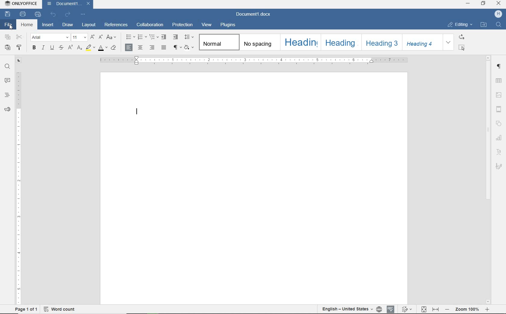  Describe the element at coordinates (68, 25) in the screenshot. I see `draw` at that location.